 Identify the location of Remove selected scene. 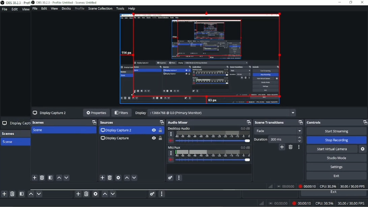
(12, 194).